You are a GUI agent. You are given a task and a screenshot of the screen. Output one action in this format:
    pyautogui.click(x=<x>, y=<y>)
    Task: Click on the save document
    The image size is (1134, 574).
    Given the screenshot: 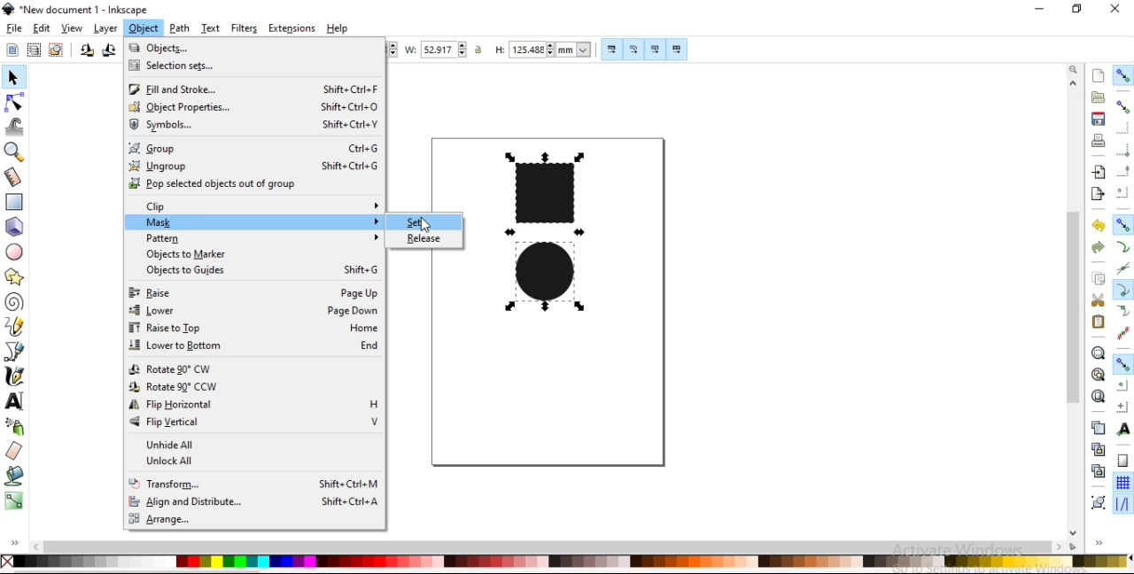 What is the action you would take?
    pyautogui.click(x=1098, y=118)
    